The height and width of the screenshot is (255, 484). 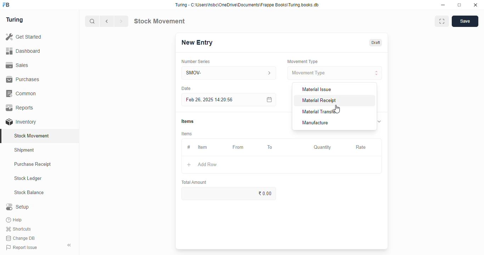 What do you see at coordinates (442, 21) in the screenshot?
I see `toggle between form and full width` at bounding box center [442, 21].